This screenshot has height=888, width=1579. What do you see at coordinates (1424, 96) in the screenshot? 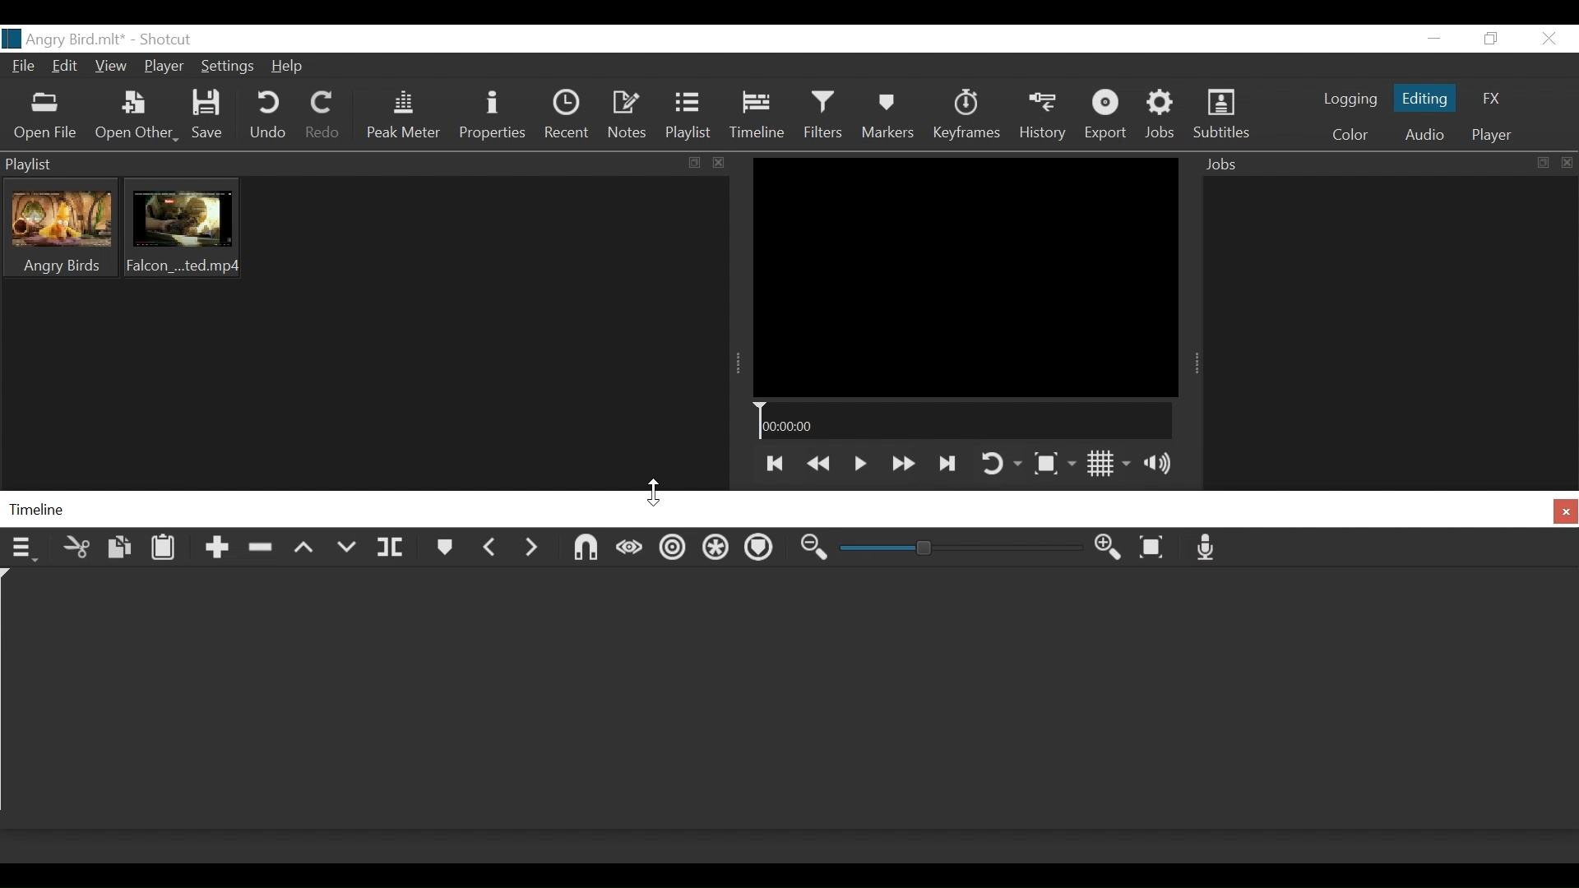
I see `Editing` at bounding box center [1424, 96].